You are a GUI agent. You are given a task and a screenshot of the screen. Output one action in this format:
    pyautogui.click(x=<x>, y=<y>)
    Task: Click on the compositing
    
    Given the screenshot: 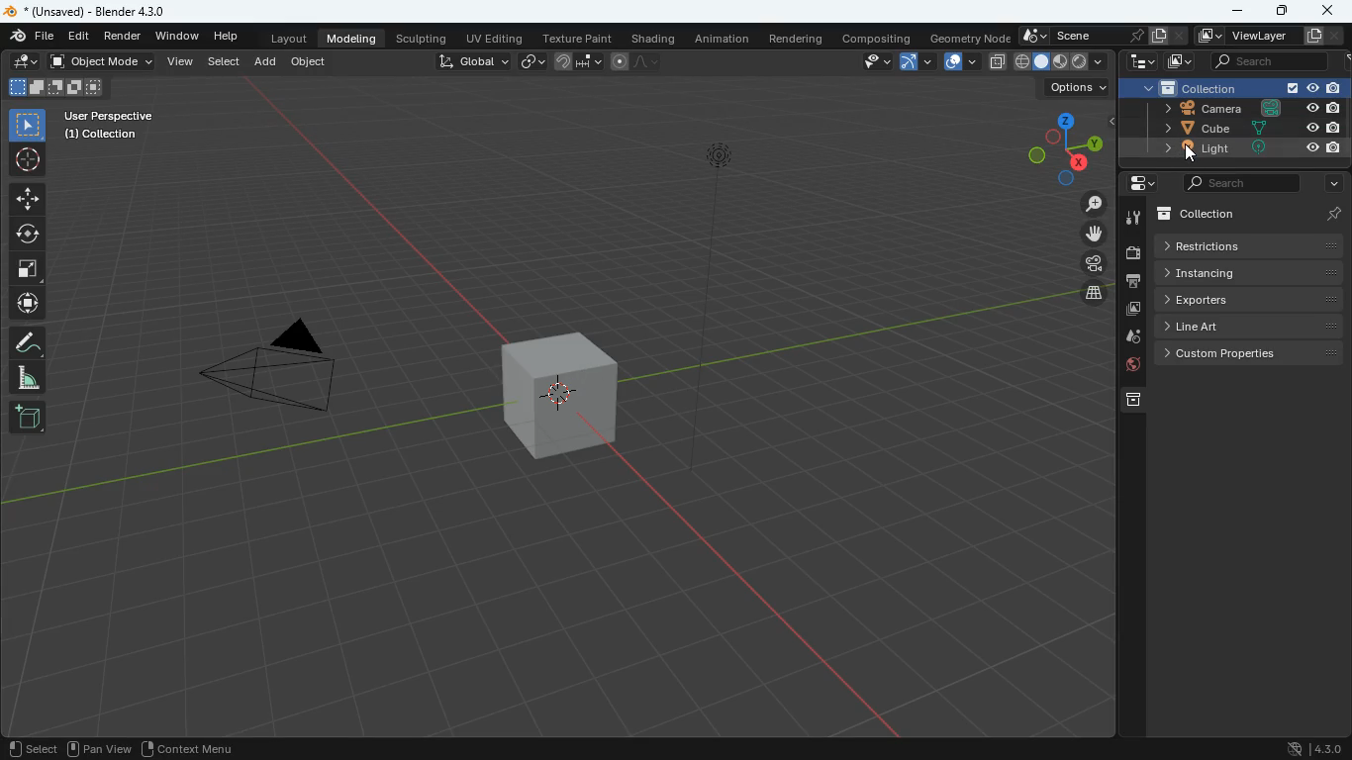 What is the action you would take?
    pyautogui.click(x=875, y=37)
    